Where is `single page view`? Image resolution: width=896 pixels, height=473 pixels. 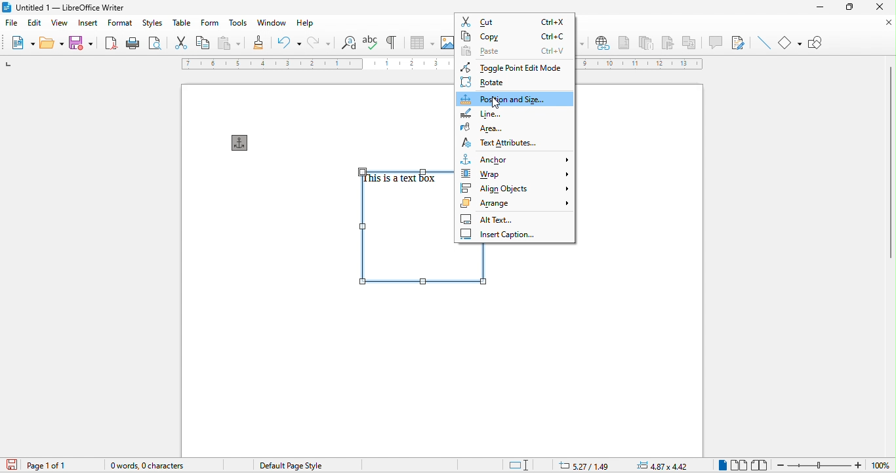
single page view is located at coordinates (720, 466).